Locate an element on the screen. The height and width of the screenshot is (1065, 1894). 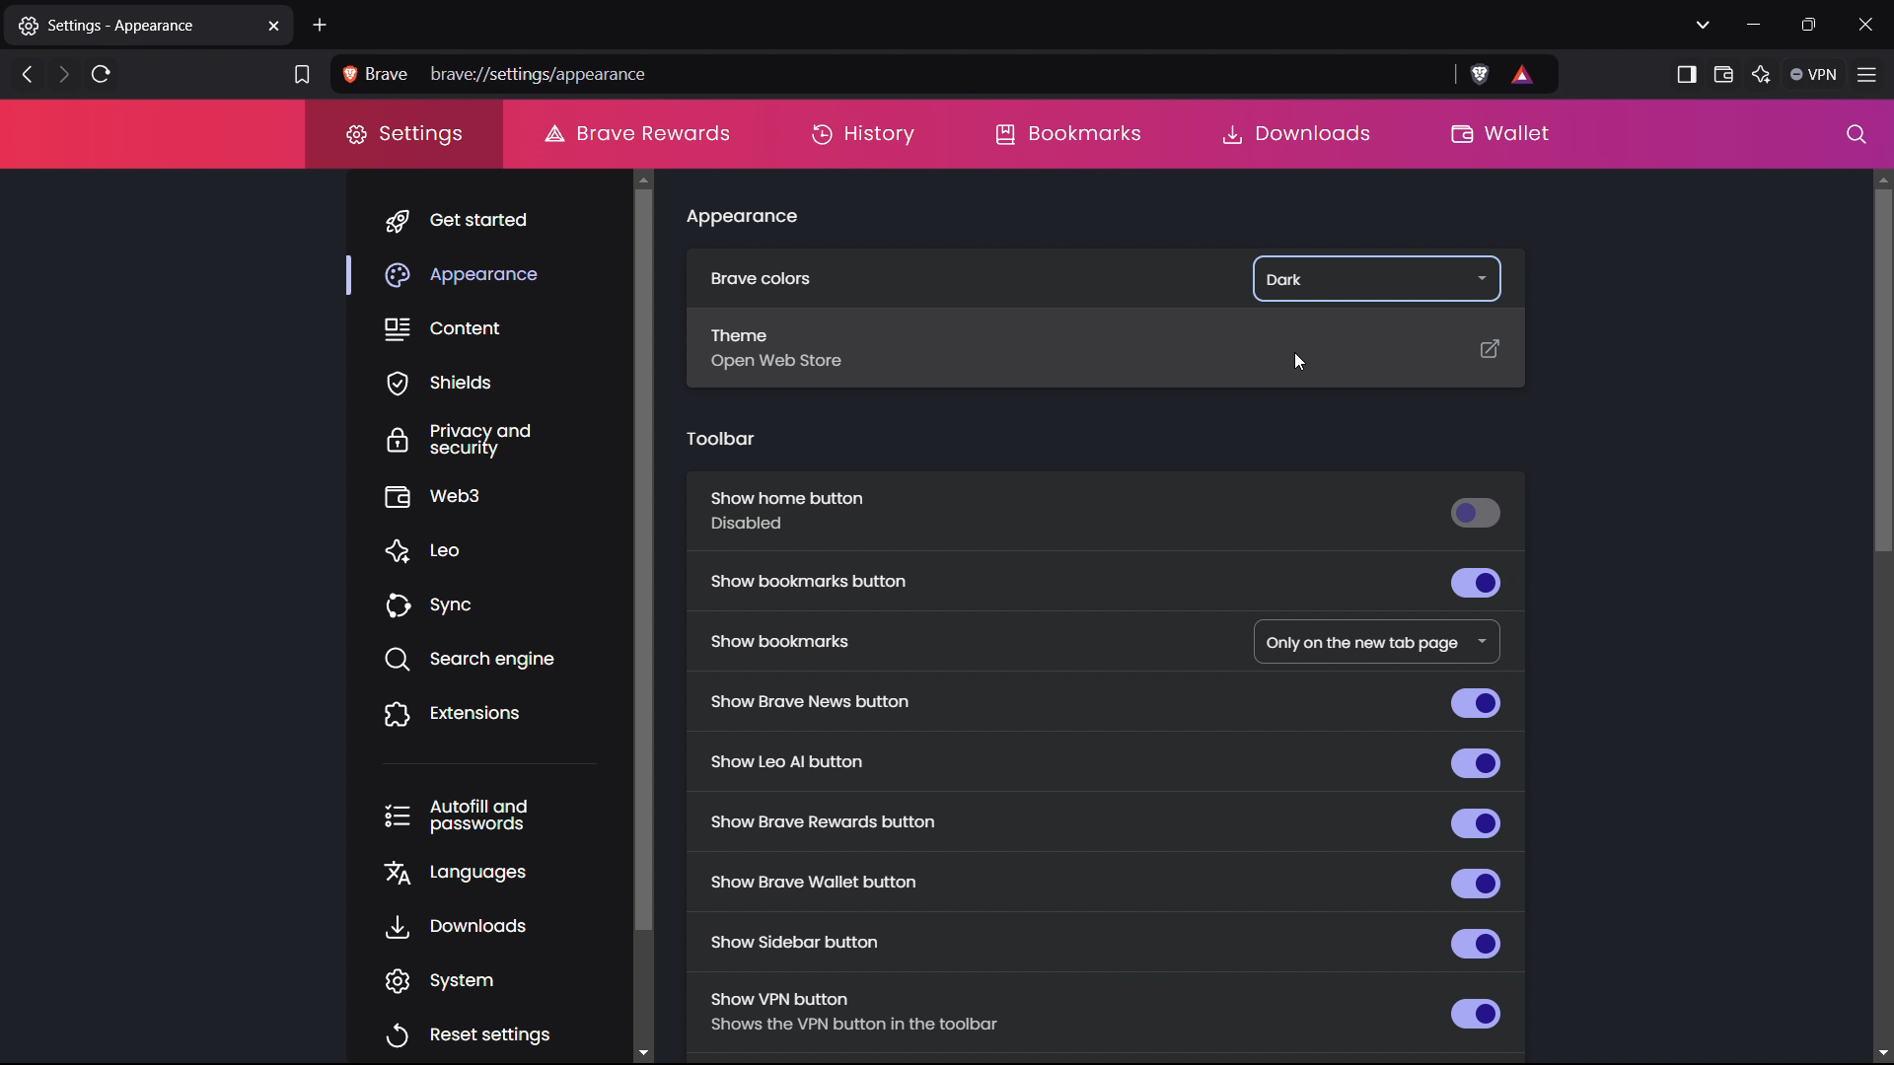
 customize and control is located at coordinates (1869, 73).